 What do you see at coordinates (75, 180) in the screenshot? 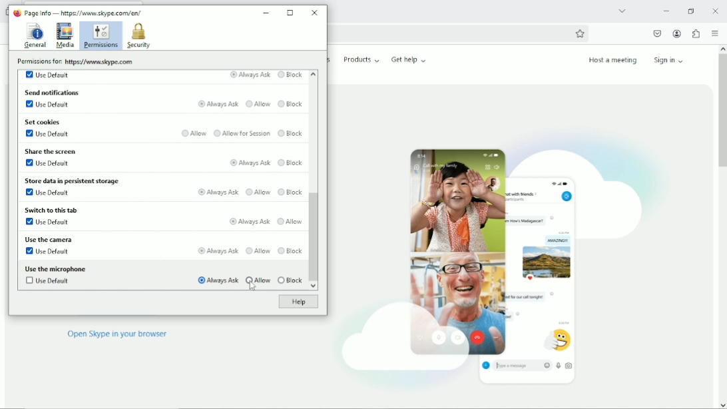
I see `Store data in persistent storage` at bounding box center [75, 180].